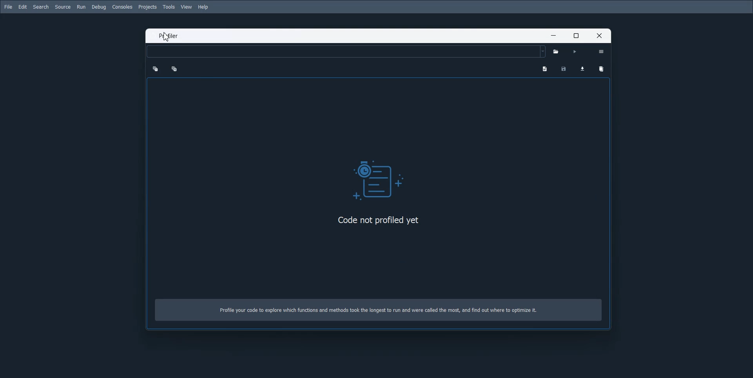  What do you see at coordinates (203, 7) in the screenshot?
I see `Help` at bounding box center [203, 7].